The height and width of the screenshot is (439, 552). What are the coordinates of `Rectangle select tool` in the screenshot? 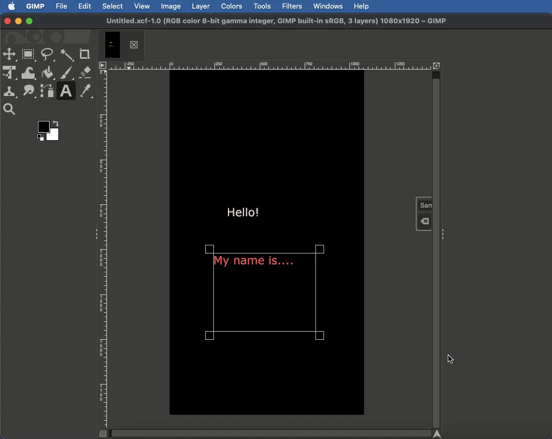 It's located at (30, 54).